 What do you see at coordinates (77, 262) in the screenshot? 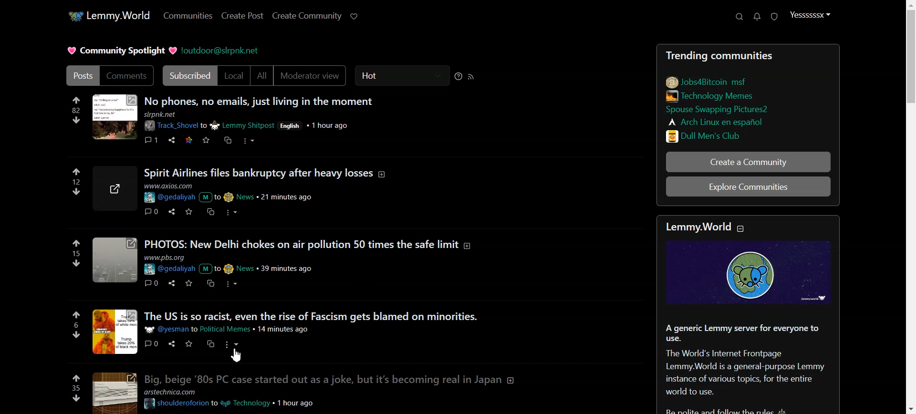
I see `downvote` at bounding box center [77, 262].